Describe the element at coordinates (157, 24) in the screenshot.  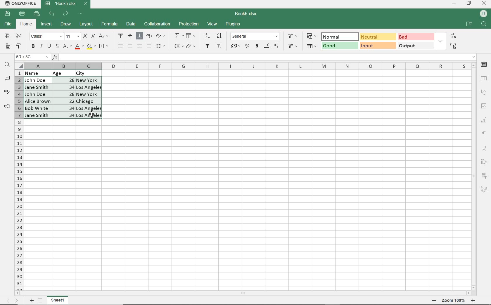
I see `COLLABORATION` at that location.